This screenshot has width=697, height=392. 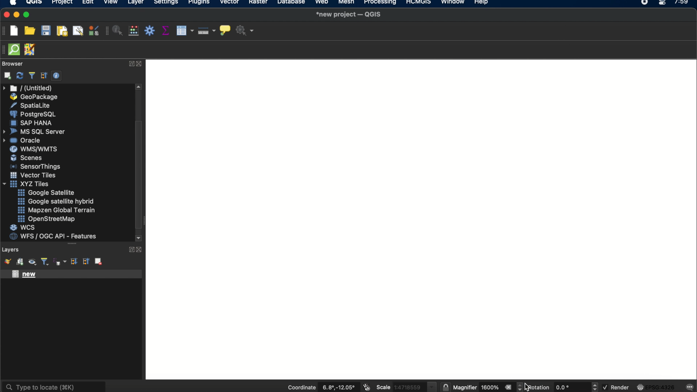 I want to click on edit, so click(x=88, y=3).